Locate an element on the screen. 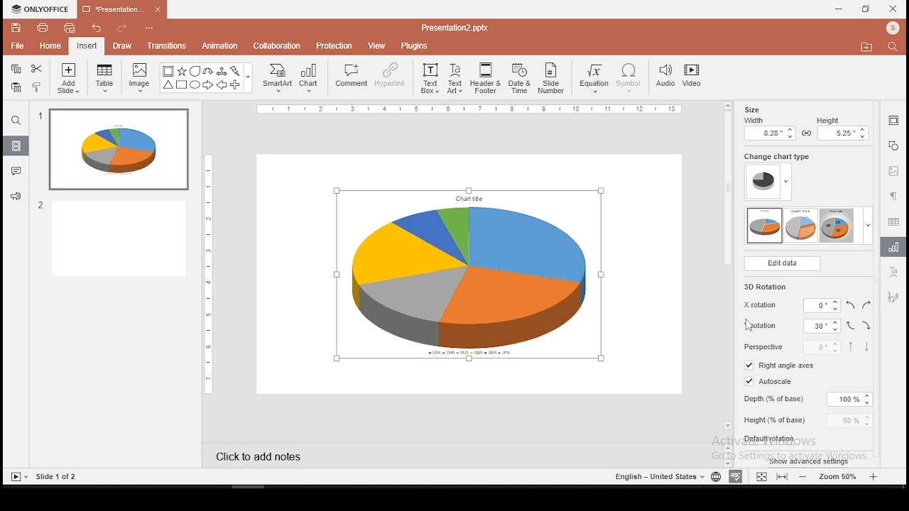  text art tool is located at coordinates (893, 271).